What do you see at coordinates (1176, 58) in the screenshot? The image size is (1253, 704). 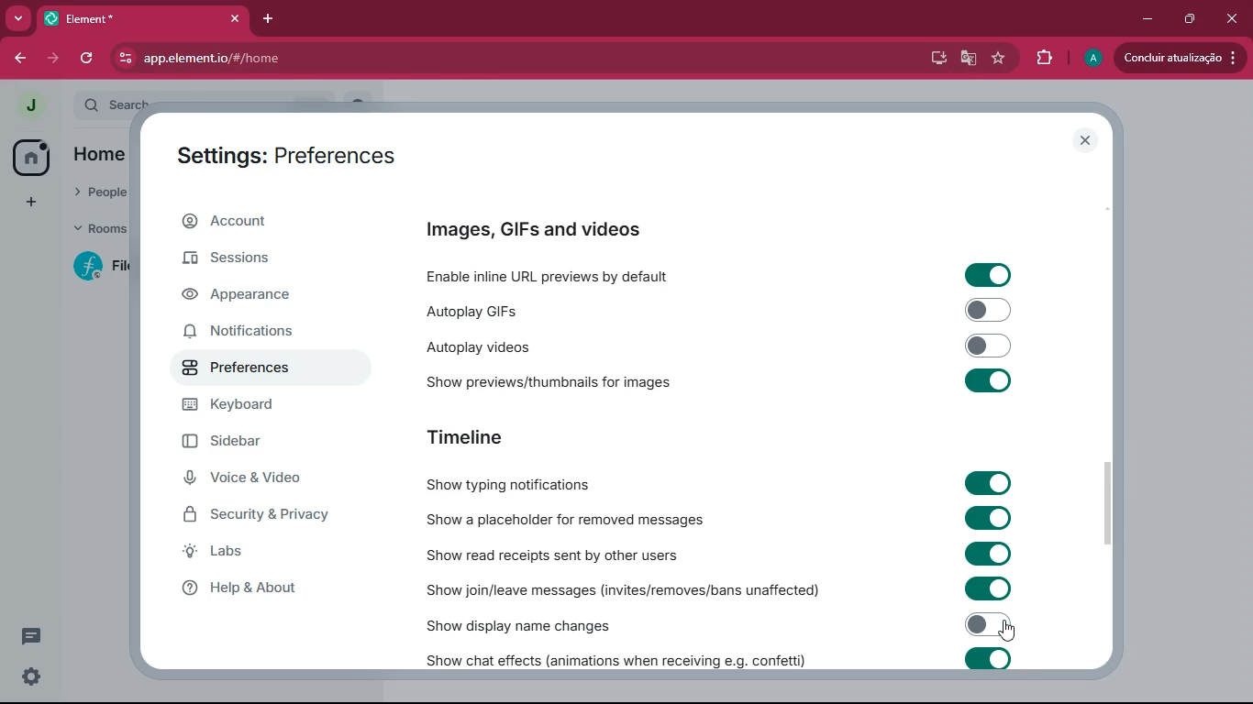 I see `update` at bounding box center [1176, 58].